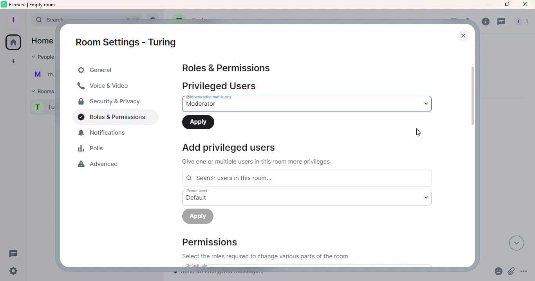 The height and width of the screenshot is (281, 535). Describe the element at coordinates (223, 86) in the screenshot. I see `Privileged users` at that location.